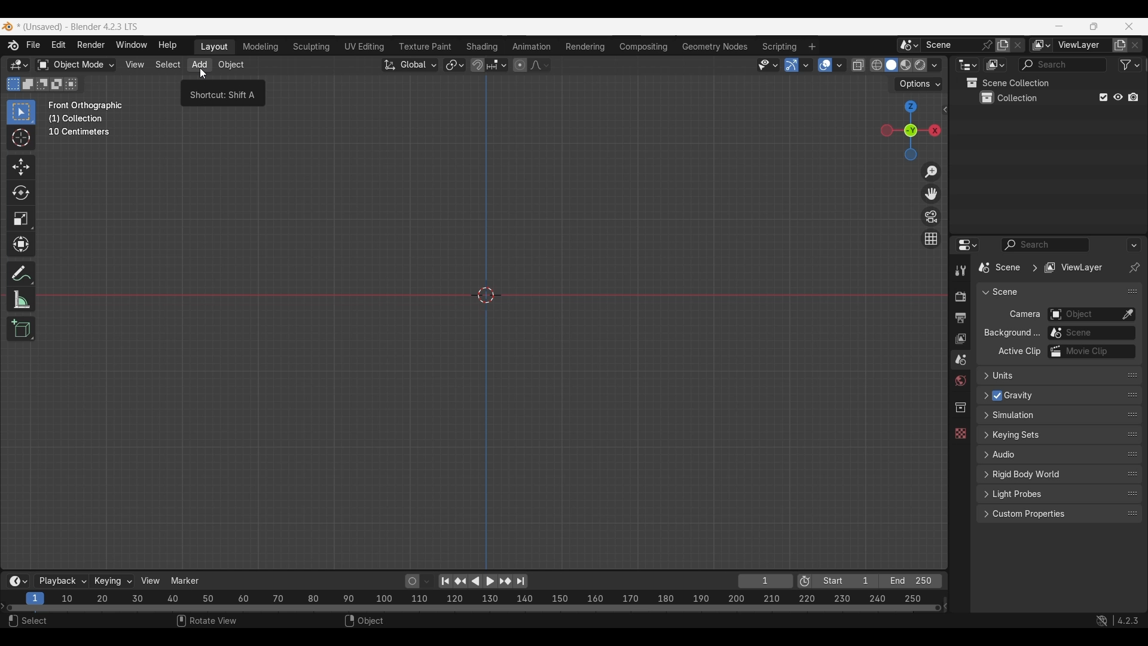 The image size is (1148, 646). Describe the element at coordinates (1132, 514) in the screenshot. I see `Change order in the list` at that location.